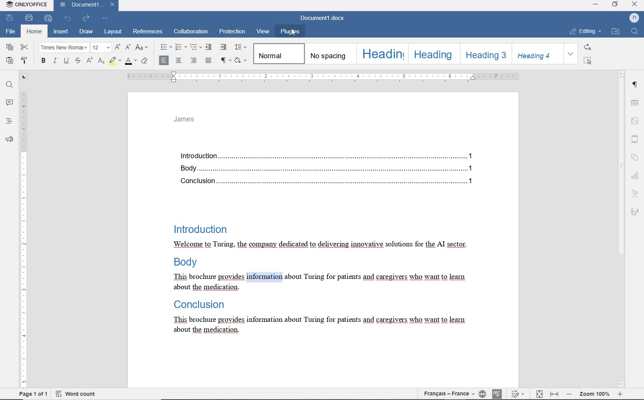 Image resolution: width=644 pixels, height=400 pixels. Describe the element at coordinates (634, 18) in the screenshot. I see `profile` at that location.